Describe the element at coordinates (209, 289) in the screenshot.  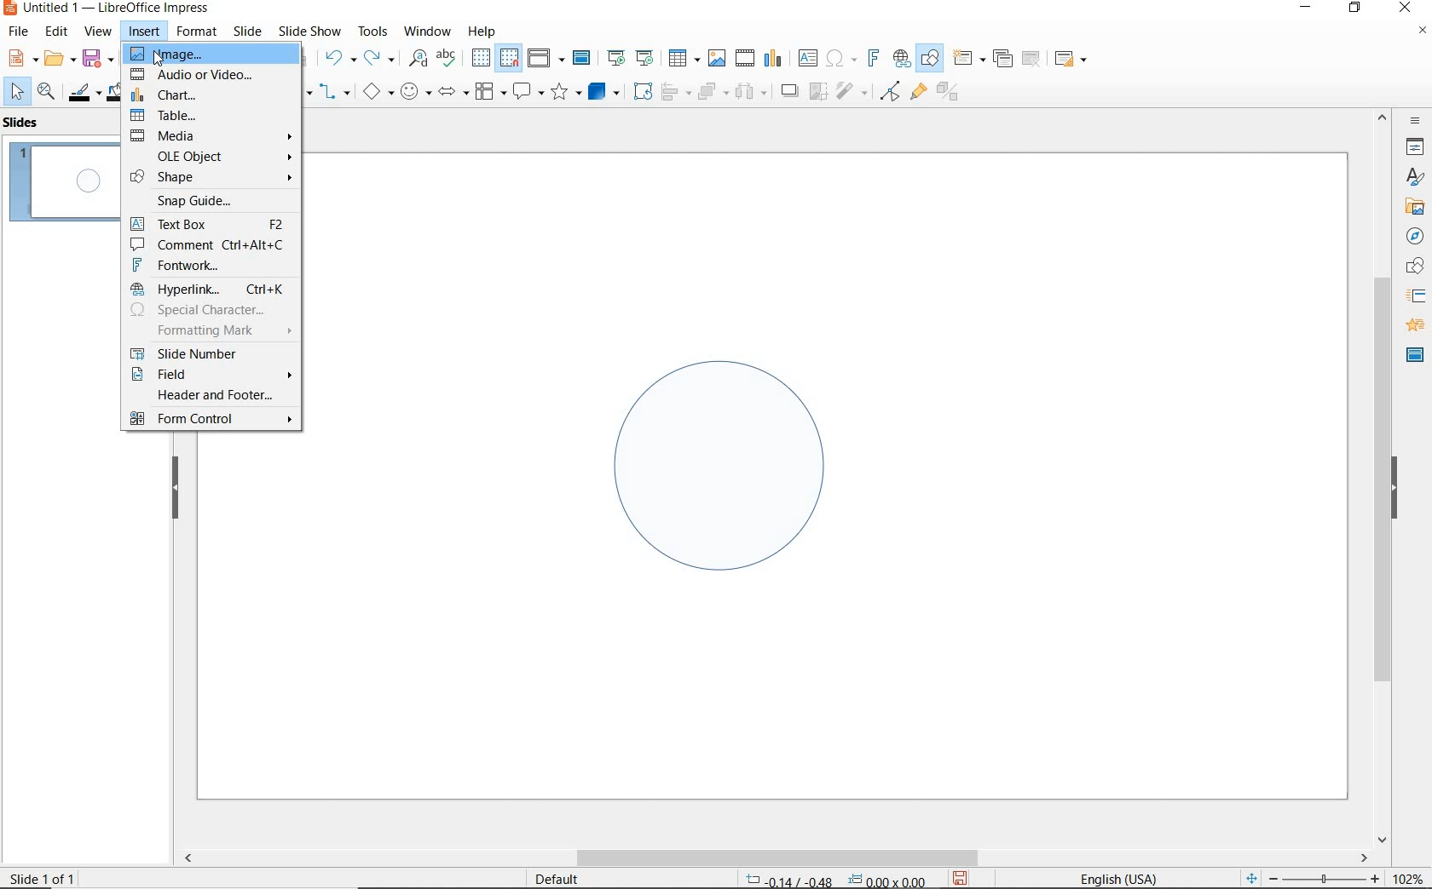
I see `HYPERLINK` at that location.